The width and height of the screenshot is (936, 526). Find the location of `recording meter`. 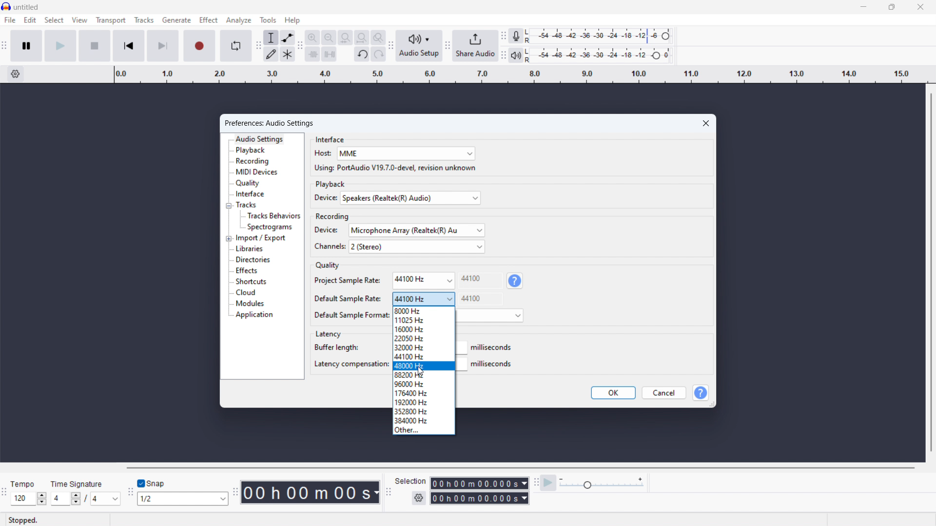

recording meter is located at coordinates (516, 36).